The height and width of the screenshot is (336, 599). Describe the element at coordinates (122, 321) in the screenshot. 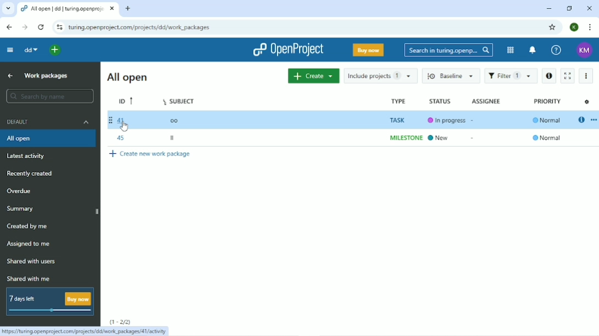

I see `(1-2/2)` at that location.